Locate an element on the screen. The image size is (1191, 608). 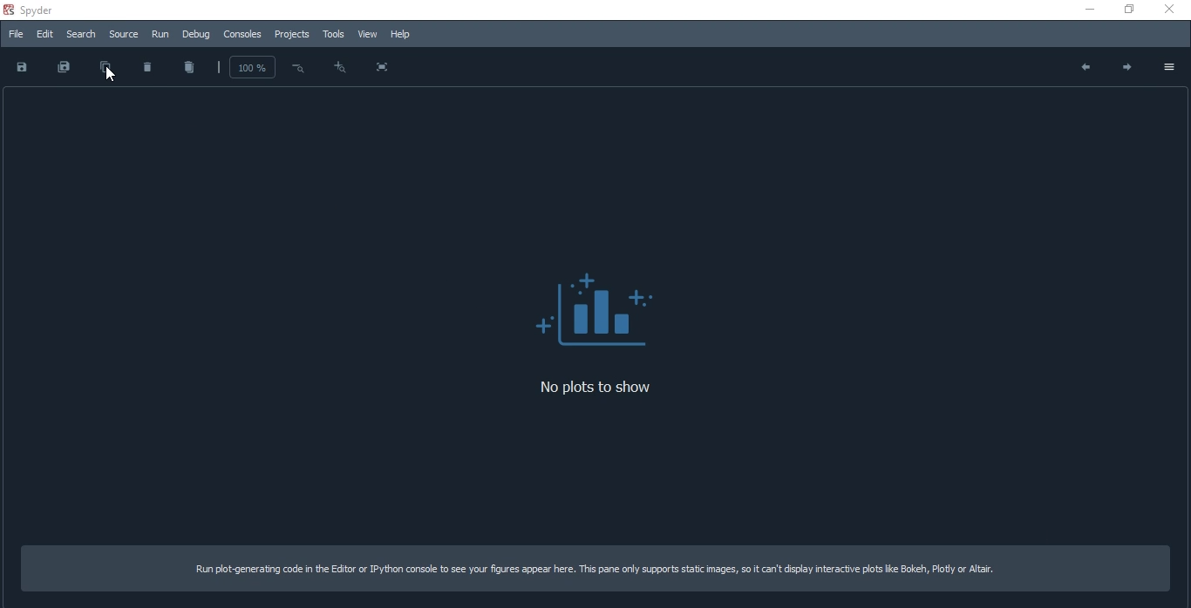
save is located at coordinates (24, 69).